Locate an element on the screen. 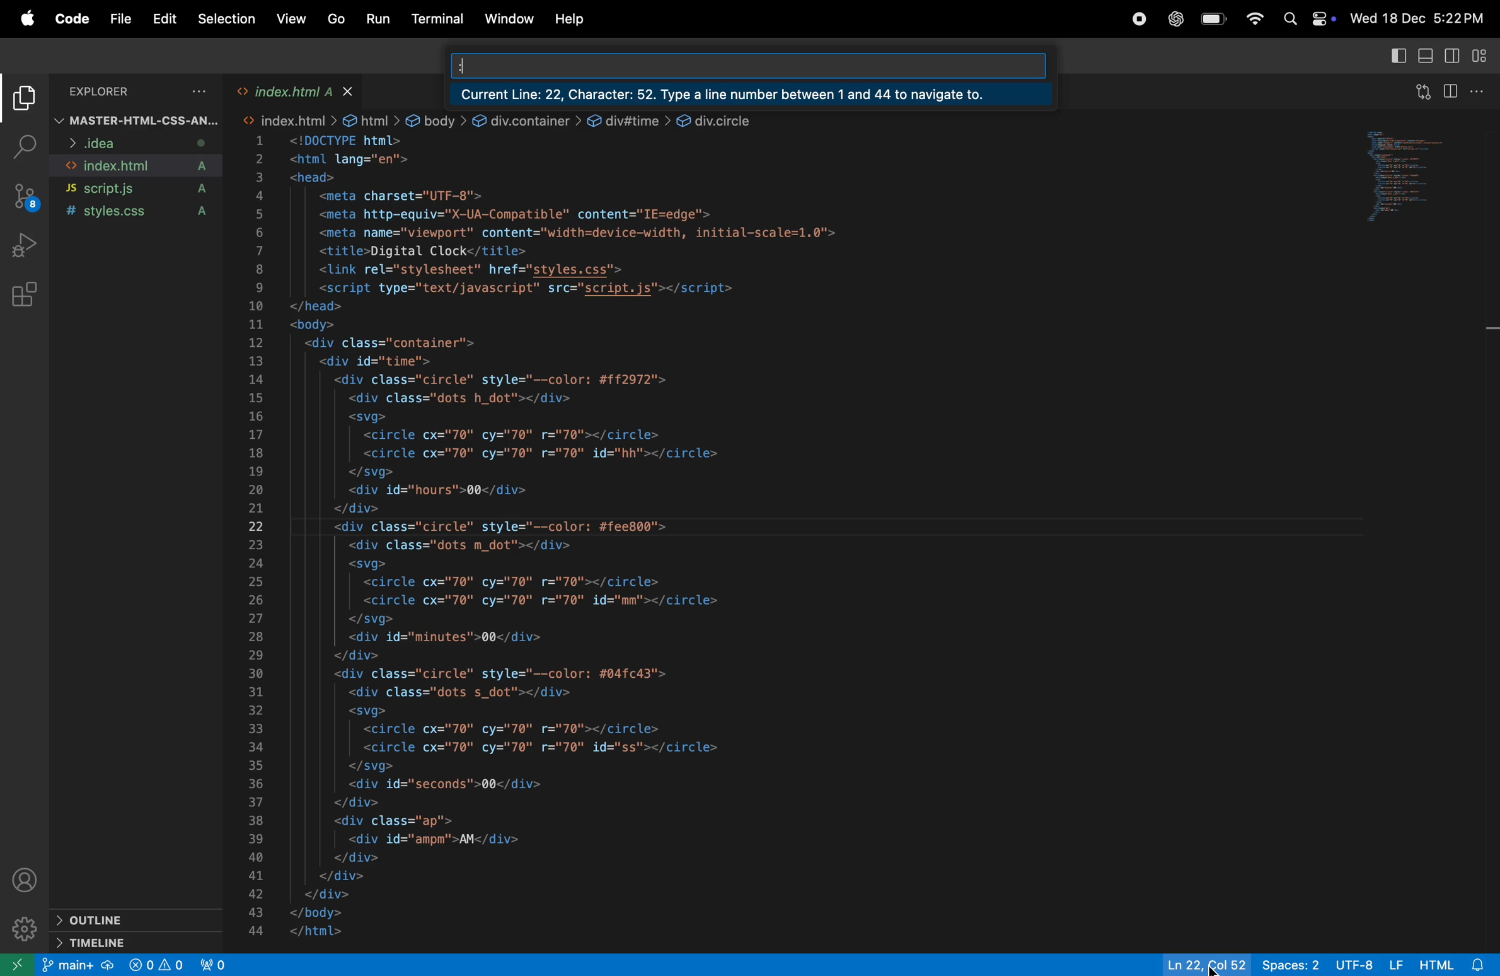 The width and height of the screenshot is (1500, 976). html alert is located at coordinates (1457, 963).